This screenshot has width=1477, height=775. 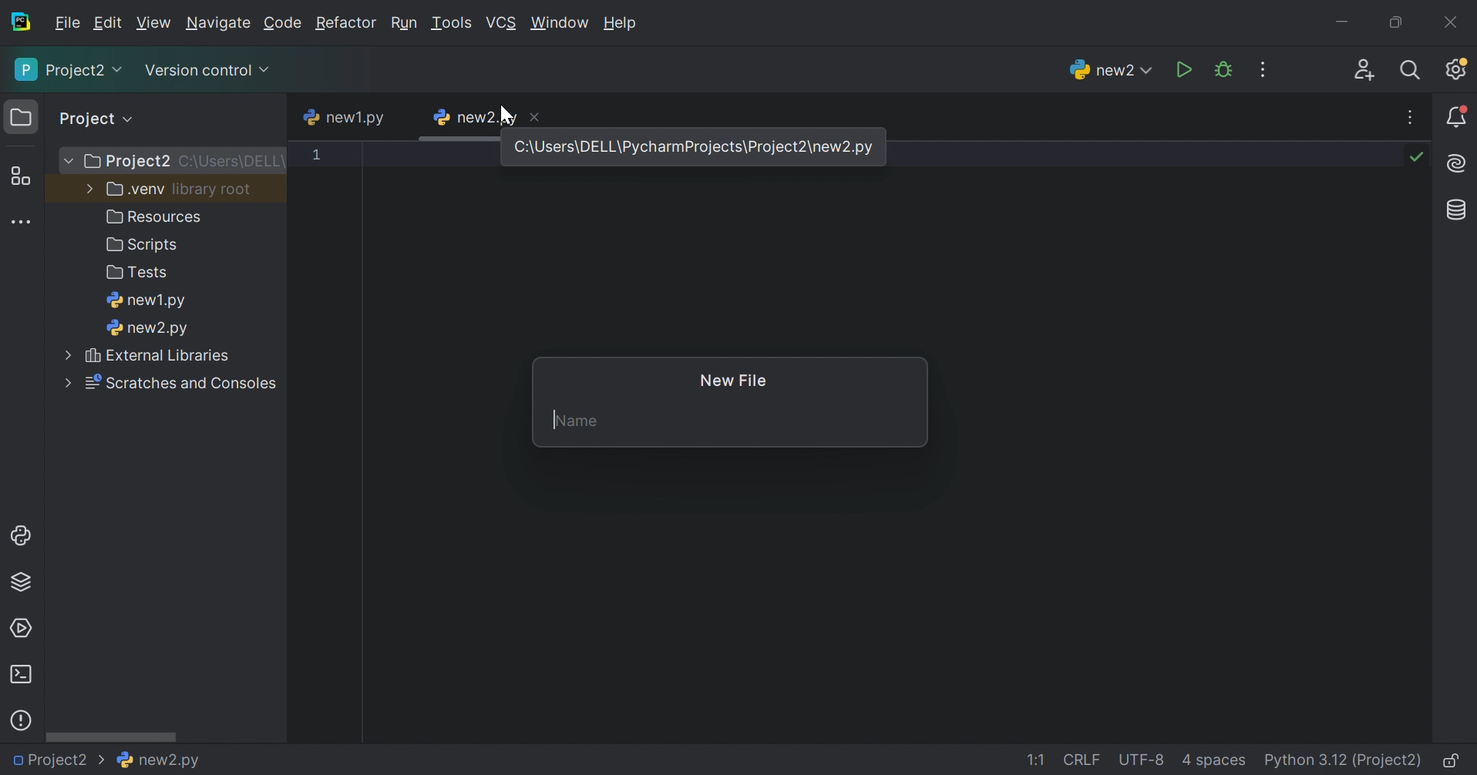 I want to click on CRLF, so click(x=1084, y=761).